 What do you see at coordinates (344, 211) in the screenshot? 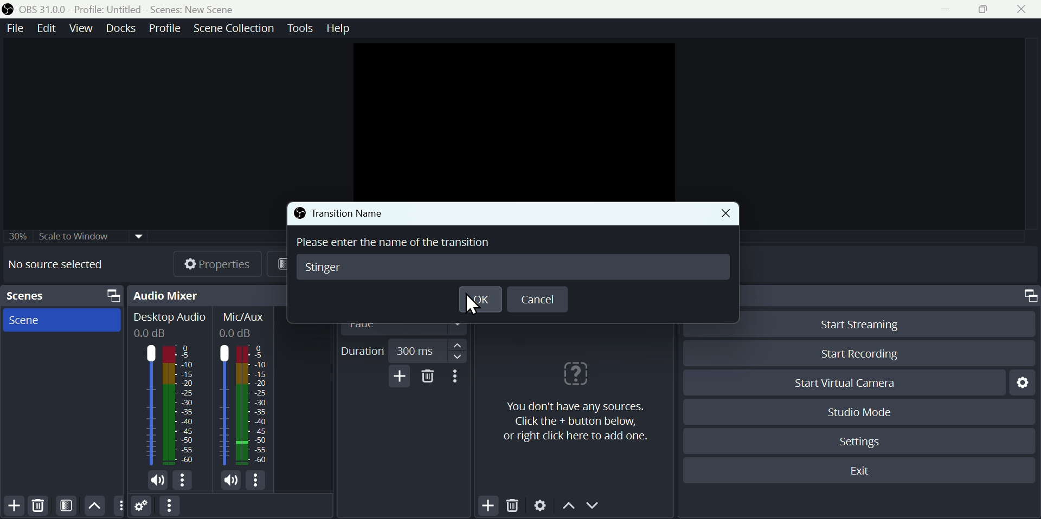
I see `Transition name` at bounding box center [344, 211].